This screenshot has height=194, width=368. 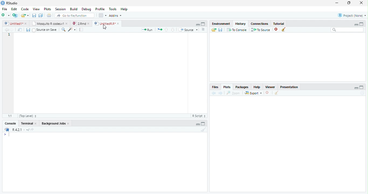 What do you see at coordinates (116, 16) in the screenshot?
I see `Addins` at bounding box center [116, 16].